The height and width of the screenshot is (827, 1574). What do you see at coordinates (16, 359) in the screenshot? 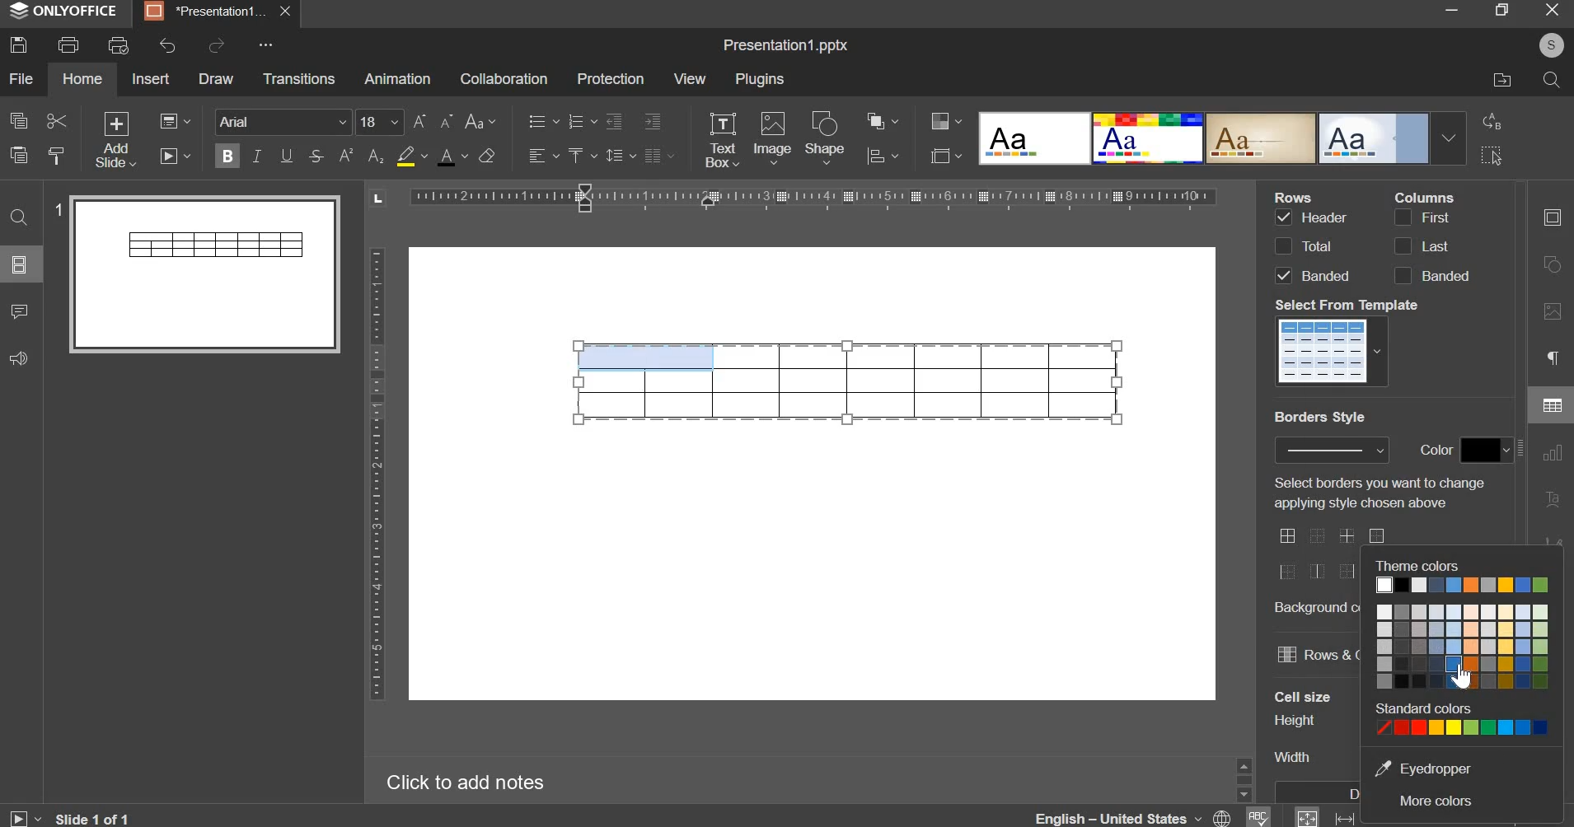
I see `feedback` at bounding box center [16, 359].